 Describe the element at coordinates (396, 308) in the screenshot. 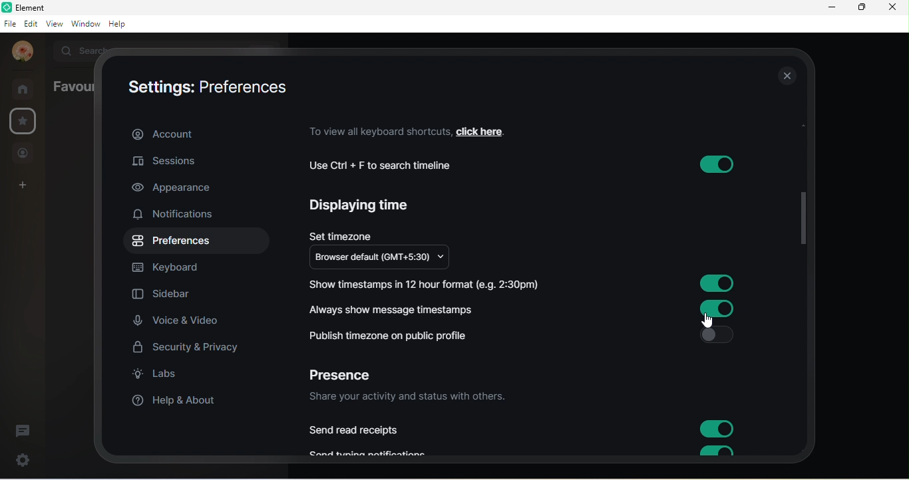

I see `always show message timestamps` at that location.